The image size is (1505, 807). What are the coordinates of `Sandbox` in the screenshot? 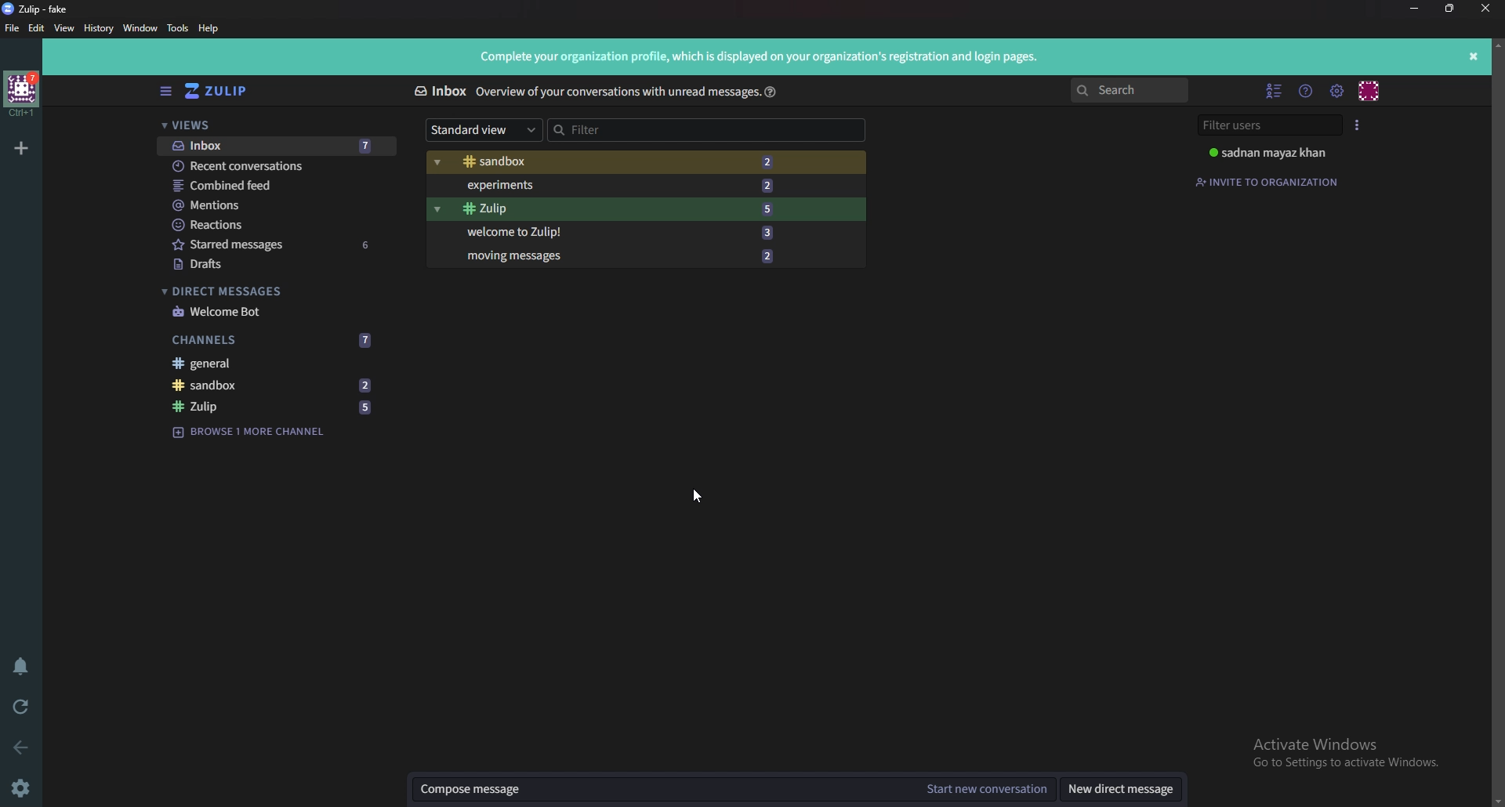 It's located at (274, 385).